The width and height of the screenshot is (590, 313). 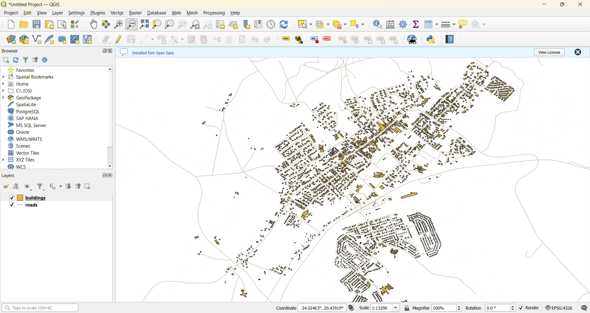 I want to click on style manager, so click(x=77, y=25).